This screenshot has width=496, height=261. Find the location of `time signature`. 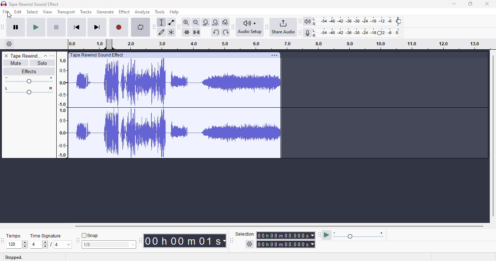

time signature is located at coordinates (52, 241).